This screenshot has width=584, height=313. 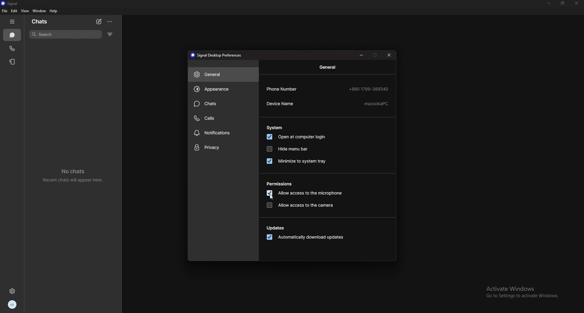 I want to click on minimize to system tray, so click(x=297, y=160).